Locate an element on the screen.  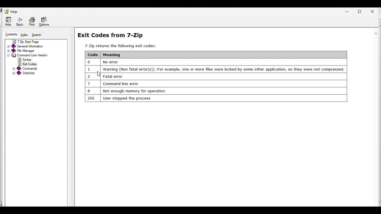
Contents is located at coordinates (10, 34).